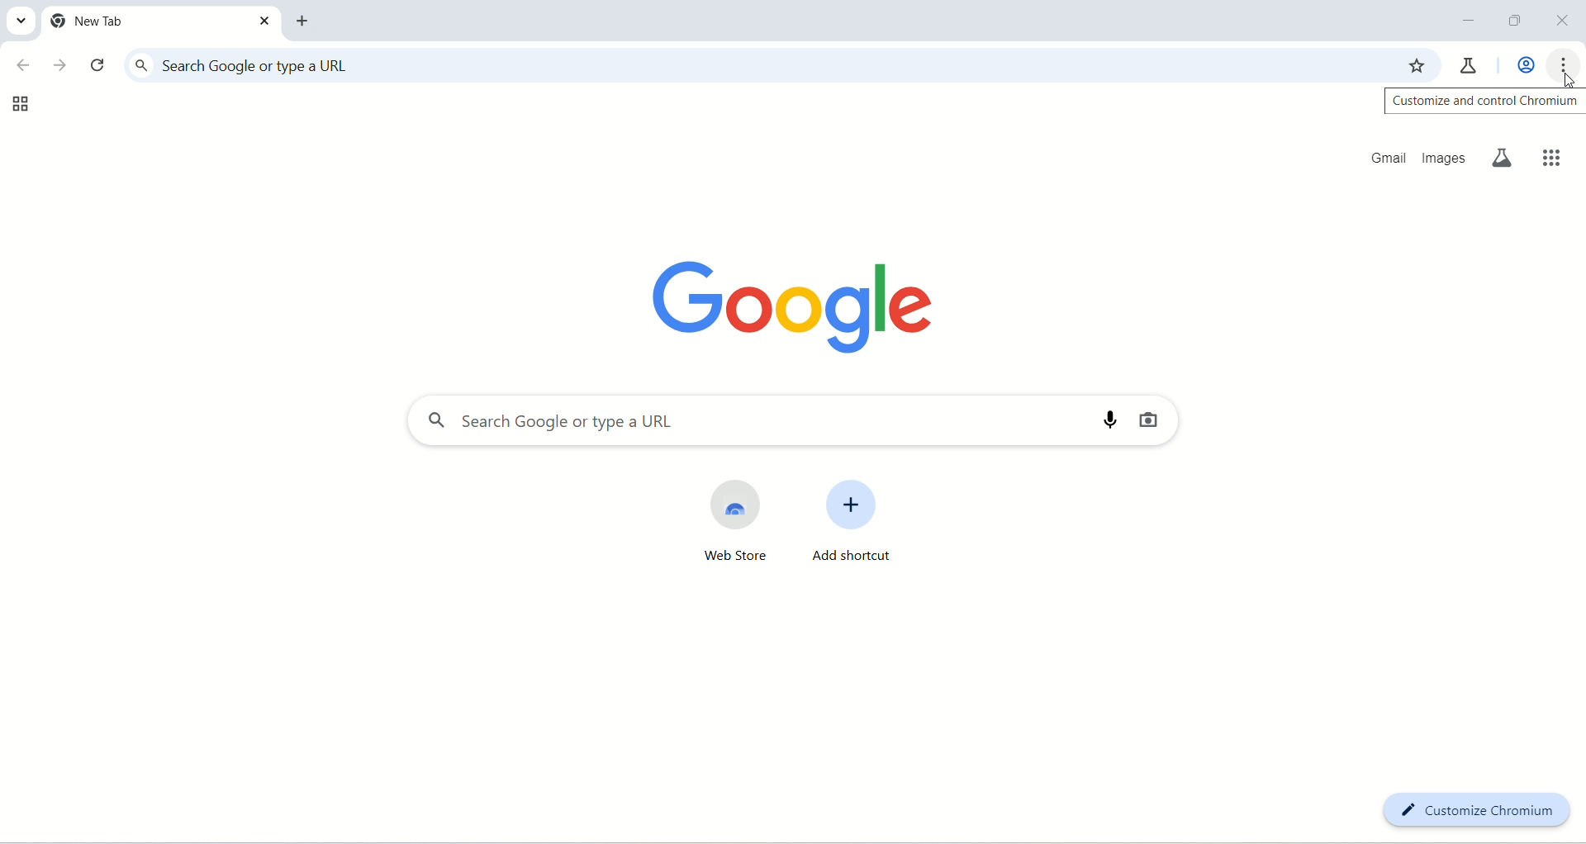 This screenshot has width=1586, height=844. Describe the element at coordinates (1157, 422) in the screenshot. I see `search by camera` at that location.